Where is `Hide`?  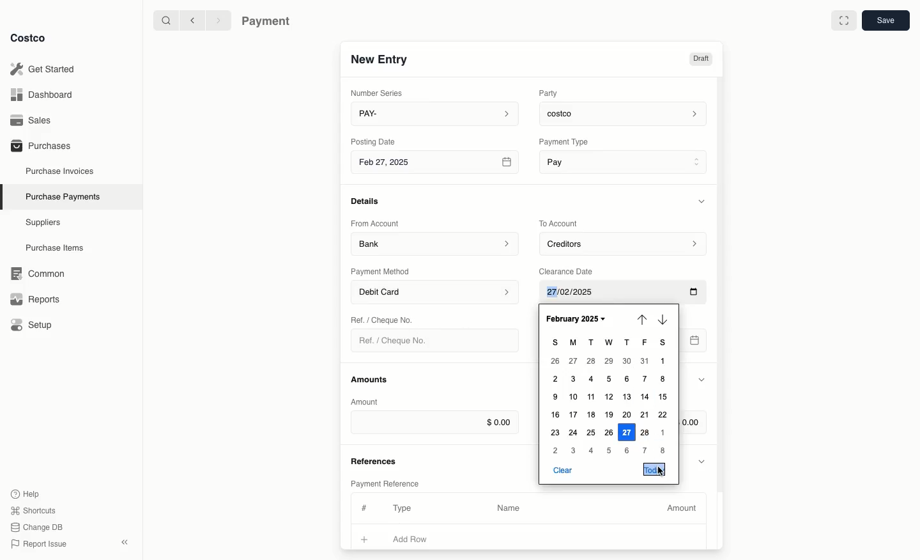
Hide is located at coordinates (703, 460).